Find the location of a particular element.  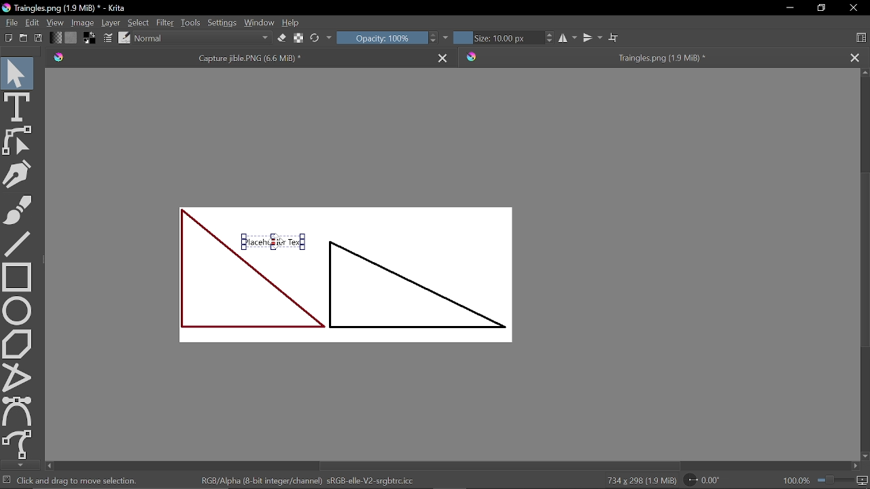

Layer is located at coordinates (111, 22).